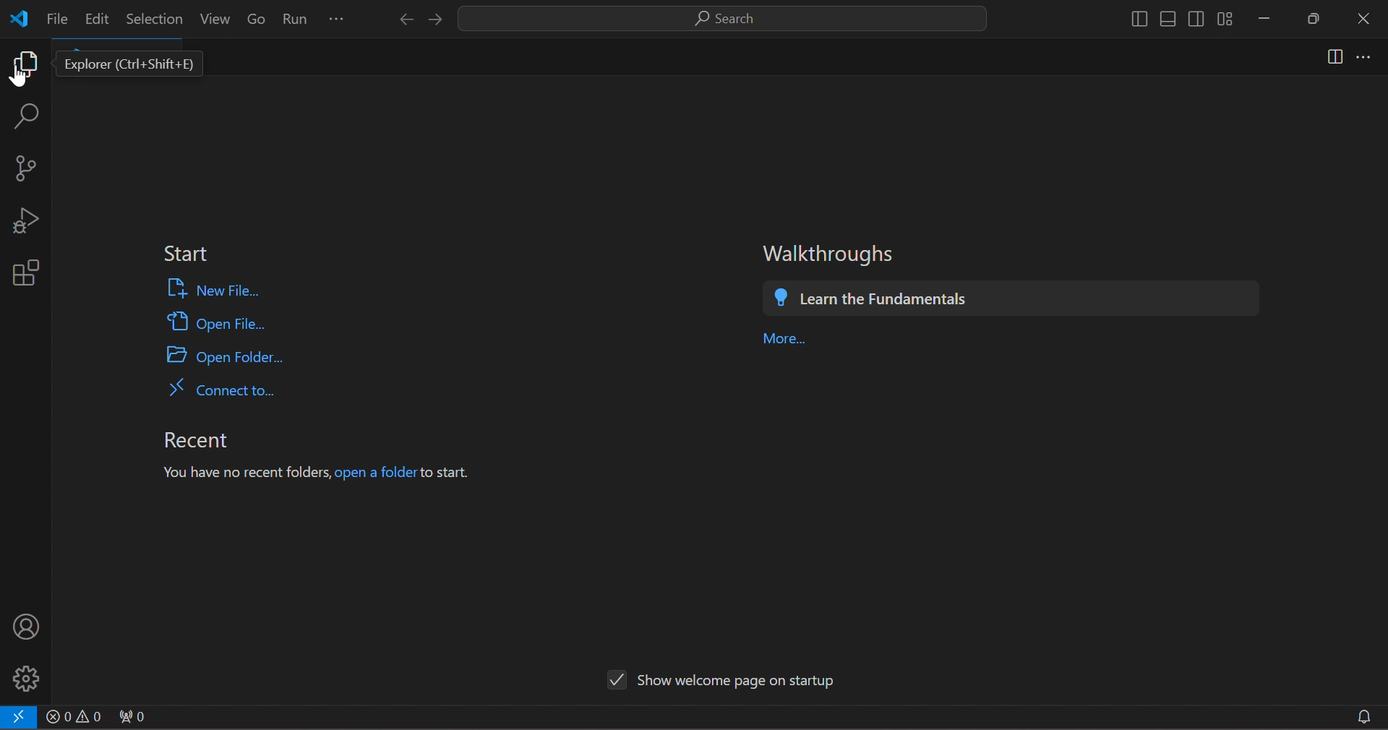 This screenshot has height=730, width=1388. What do you see at coordinates (1320, 18) in the screenshot?
I see `restore` at bounding box center [1320, 18].